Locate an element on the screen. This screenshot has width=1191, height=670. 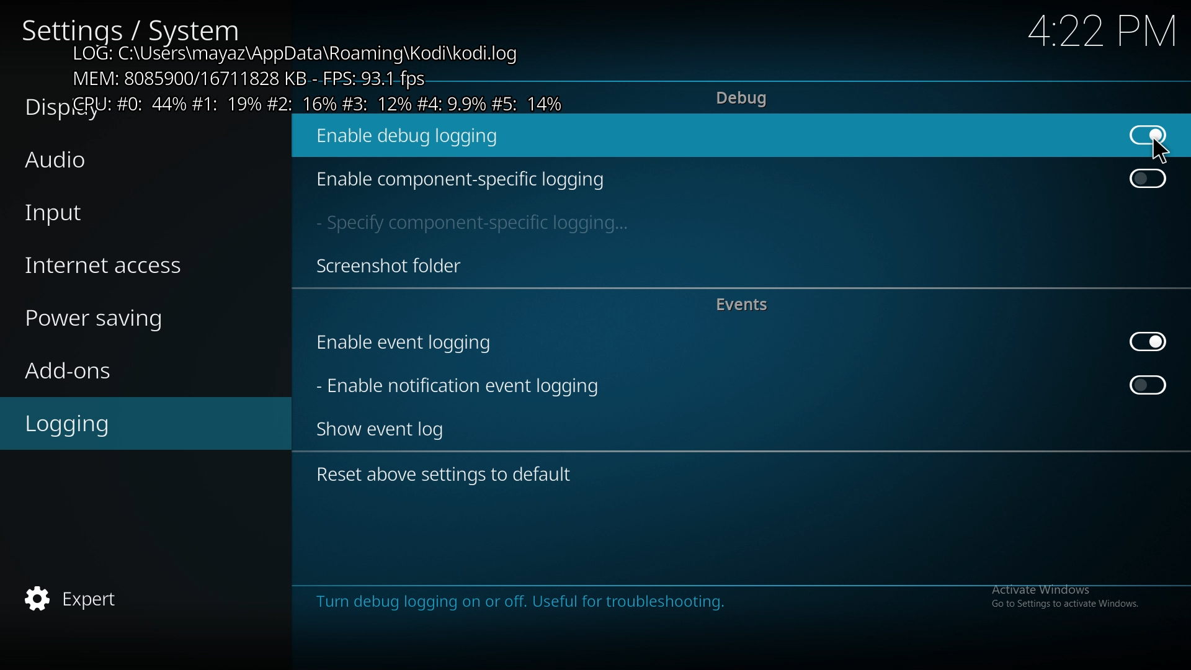
info is located at coordinates (736, 612).